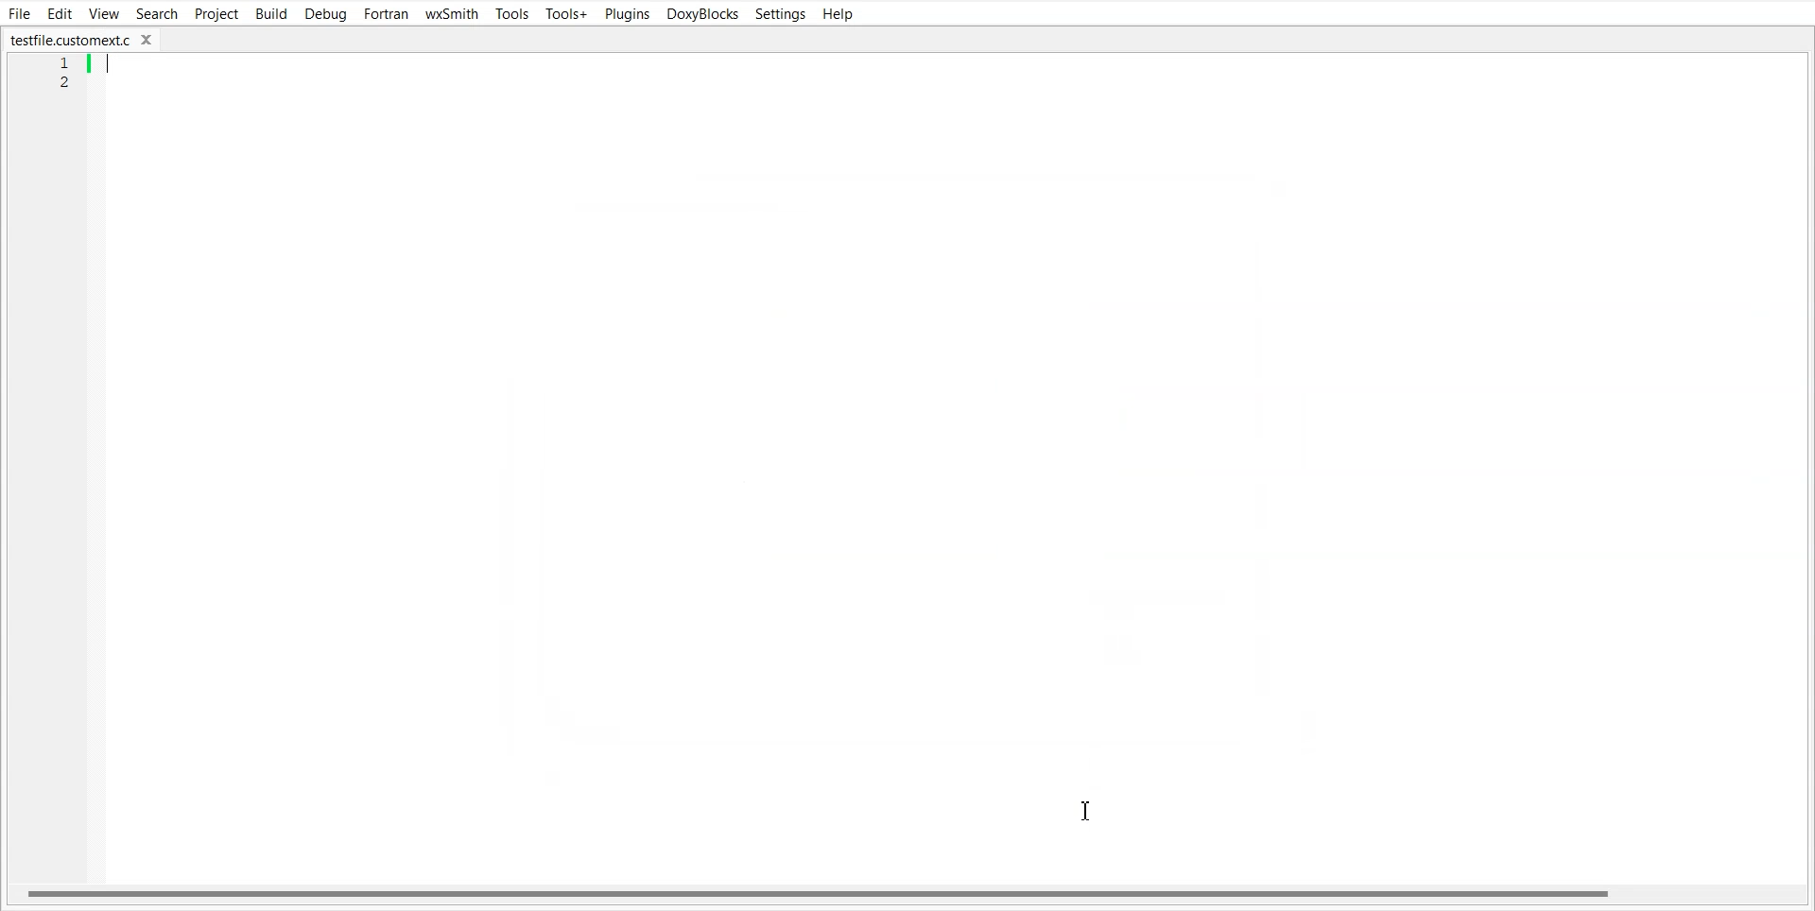 This screenshot has width=1815, height=911. What do you see at coordinates (387, 13) in the screenshot?
I see `Fortran` at bounding box center [387, 13].